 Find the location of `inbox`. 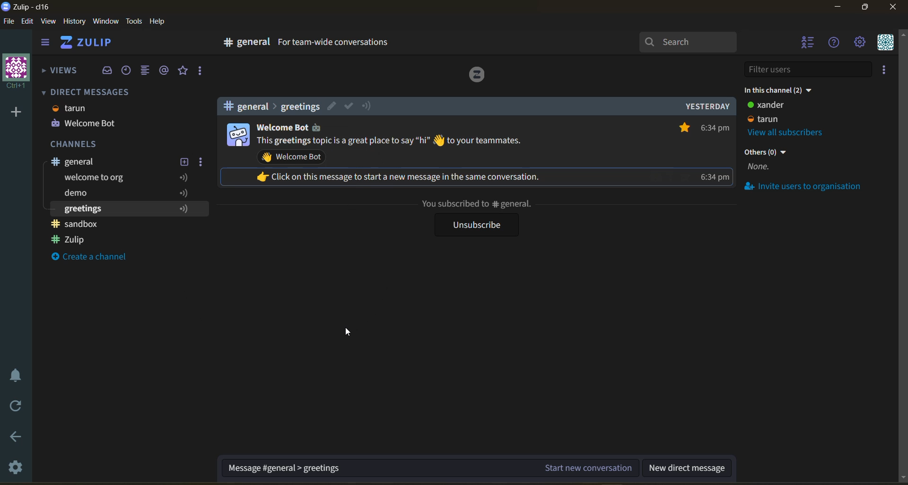

inbox is located at coordinates (107, 71).